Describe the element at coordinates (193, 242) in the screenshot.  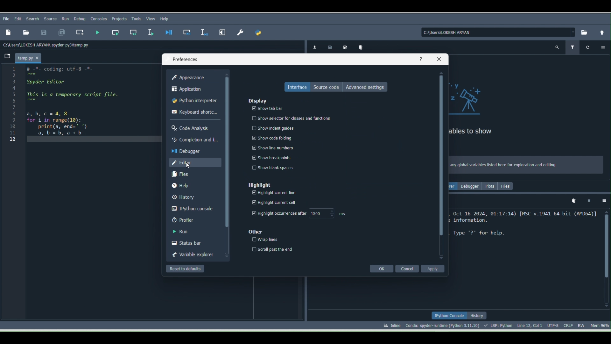
I see `Status bar` at that location.